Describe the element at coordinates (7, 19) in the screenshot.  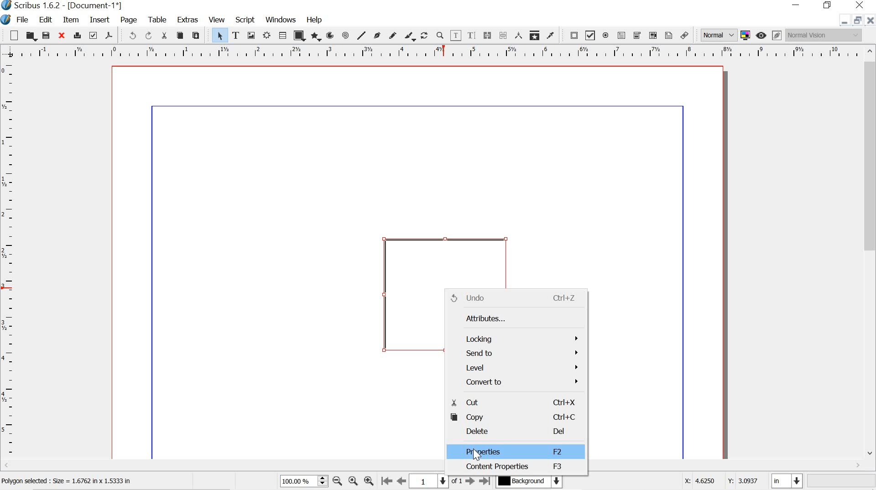
I see `SYSTEM LOGO` at that location.